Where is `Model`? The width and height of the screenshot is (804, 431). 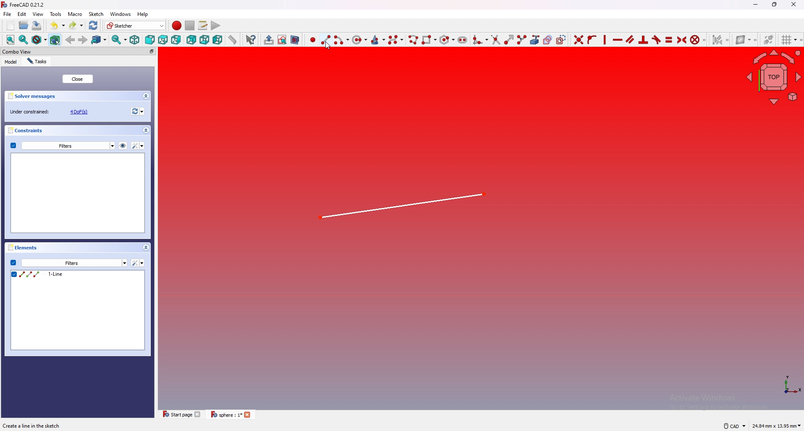
Model is located at coordinates (11, 62).